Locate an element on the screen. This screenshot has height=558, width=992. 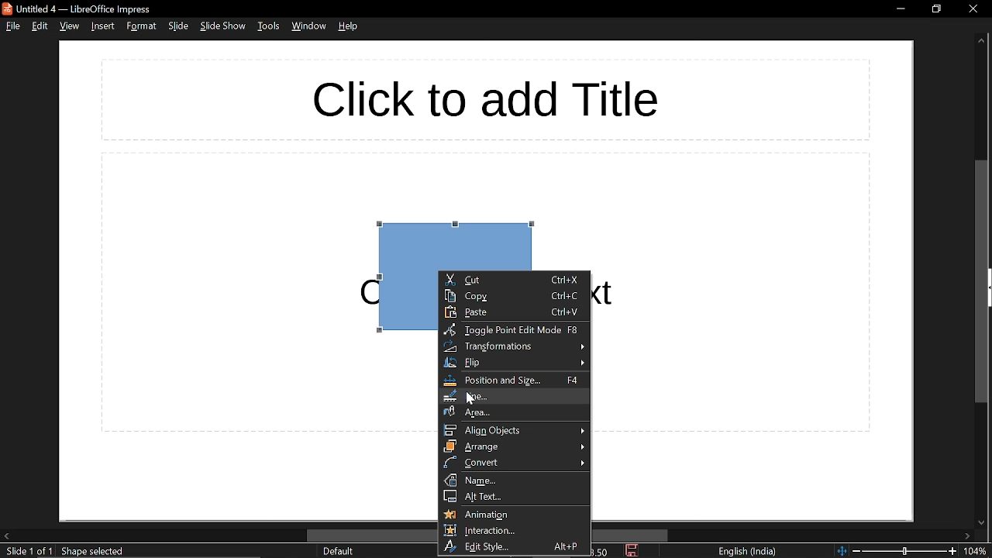
restore down is located at coordinates (936, 9).